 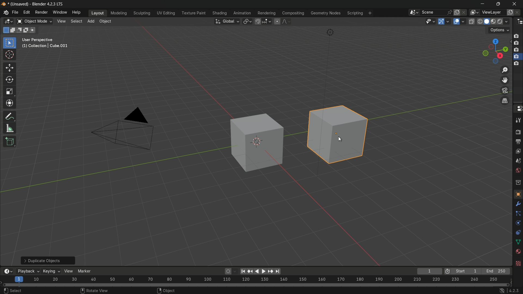 What do you see at coordinates (287, 21) in the screenshot?
I see `propotional editing fall off` at bounding box center [287, 21].